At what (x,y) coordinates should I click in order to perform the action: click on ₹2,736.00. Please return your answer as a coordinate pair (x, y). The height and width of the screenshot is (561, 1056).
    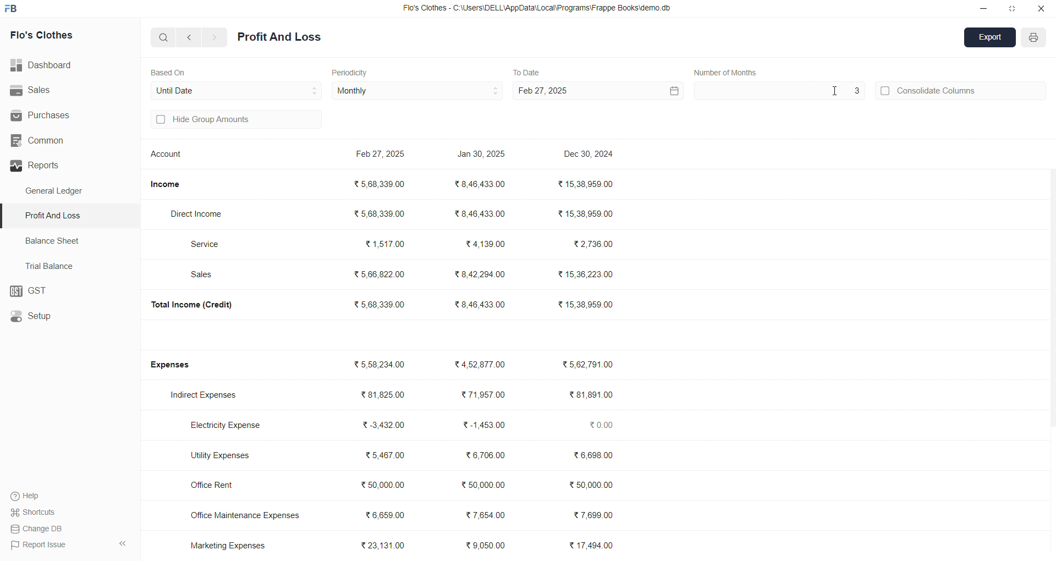
    Looking at the image, I should click on (595, 245).